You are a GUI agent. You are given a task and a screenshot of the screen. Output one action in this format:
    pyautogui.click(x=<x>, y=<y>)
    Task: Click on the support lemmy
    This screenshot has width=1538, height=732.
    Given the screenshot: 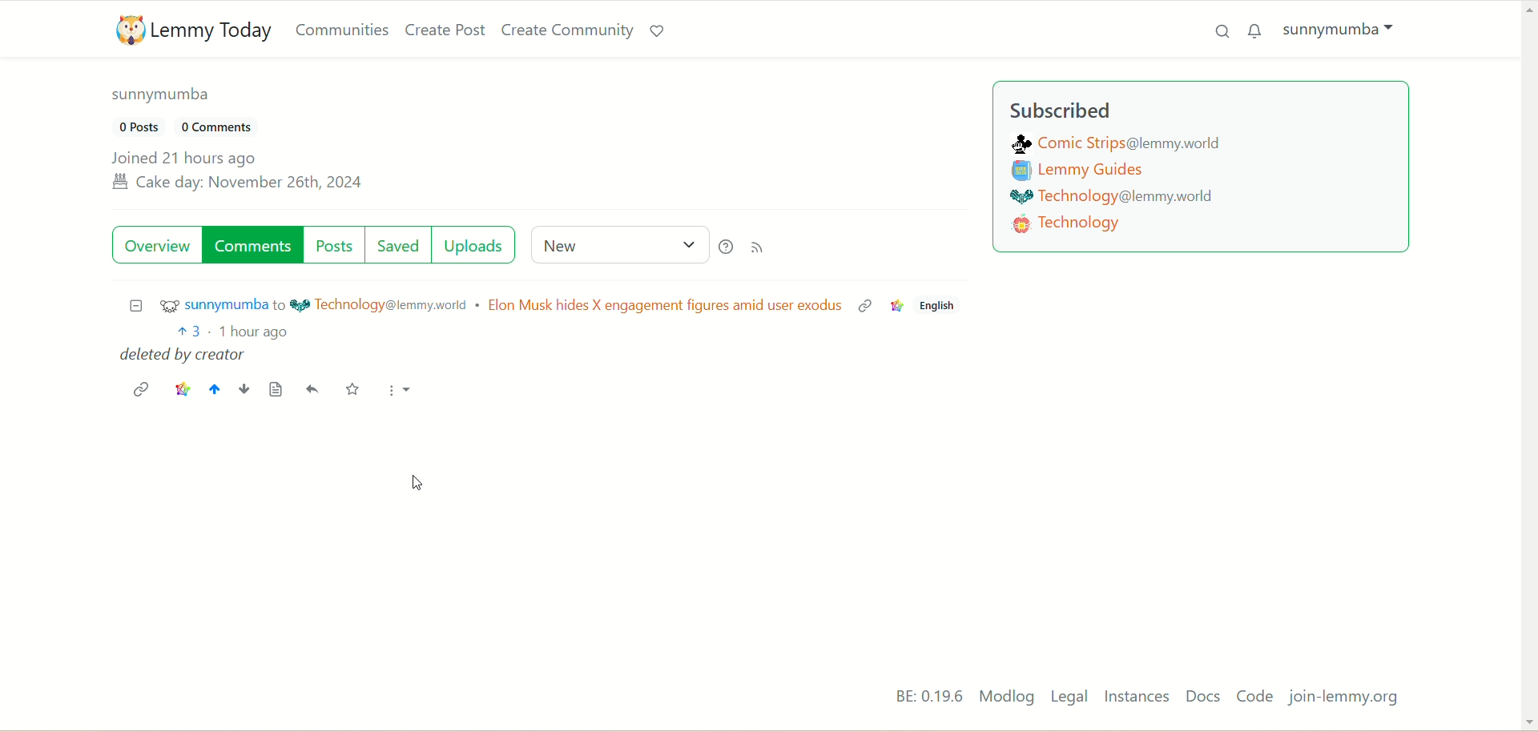 What is the action you would take?
    pyautogui.click(x=657, y=28)
    